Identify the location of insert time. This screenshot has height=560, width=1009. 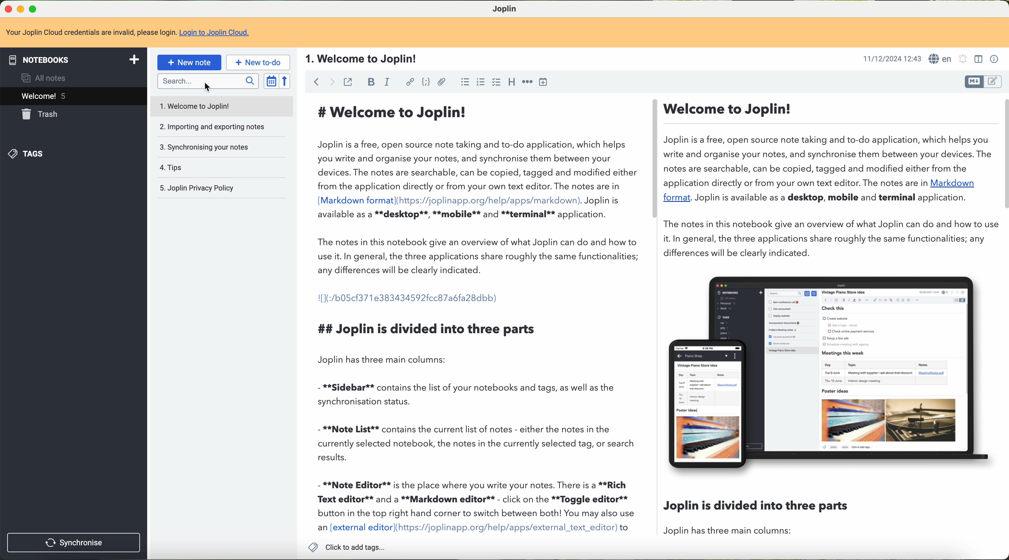
(543, 81).